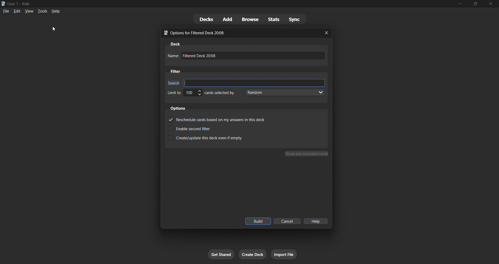 The height and width of the screenshot is (264, 499). What do you see at coordinates (56, 12) in the screenshot?
I see `help` at bounding box center [56, 12].